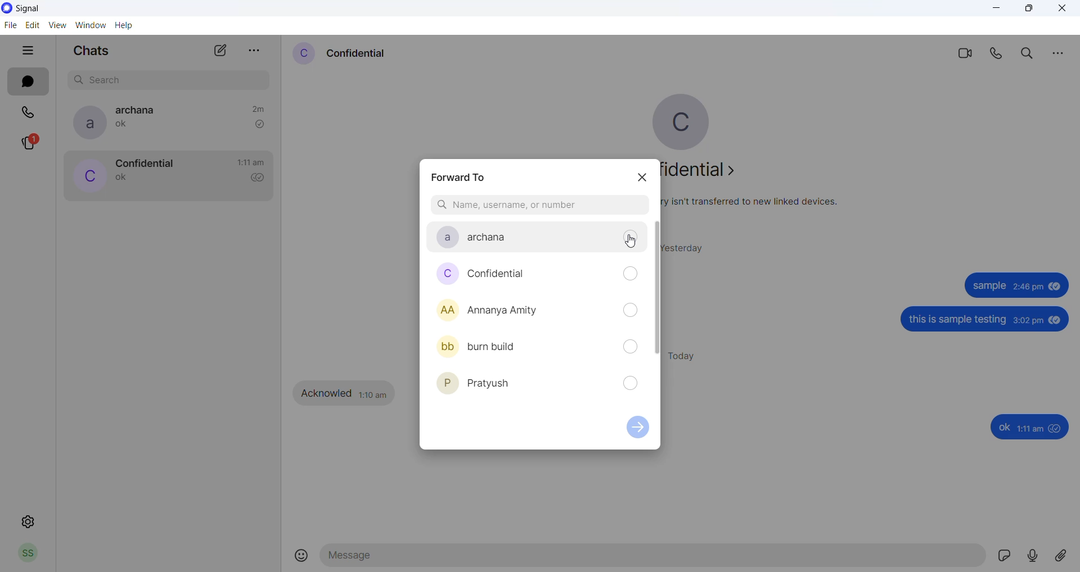  Describe the element at coordinates (988, 287) in the screenshot. I see `sample` at that location.